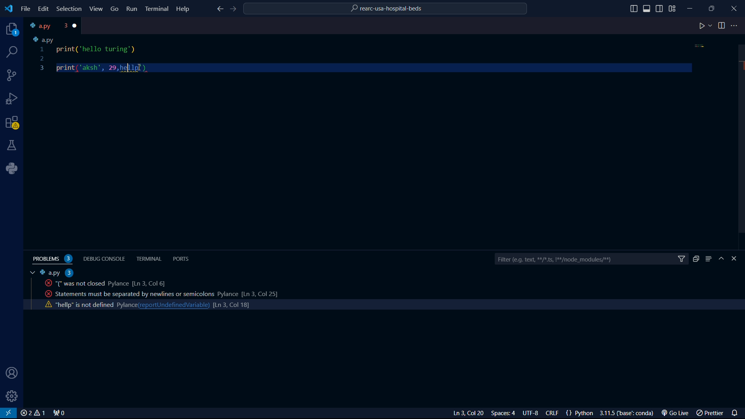 This screenshot has width=745, height=419. I want to click on hide, so click(722, 259).